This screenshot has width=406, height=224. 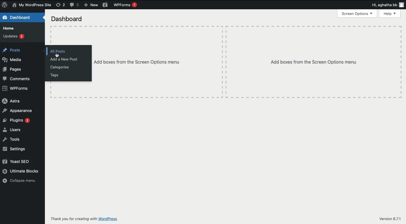 What do you see at coordinates (59, 51) in the screenshot?
I see `All posts` at bounding box center [59, 51].